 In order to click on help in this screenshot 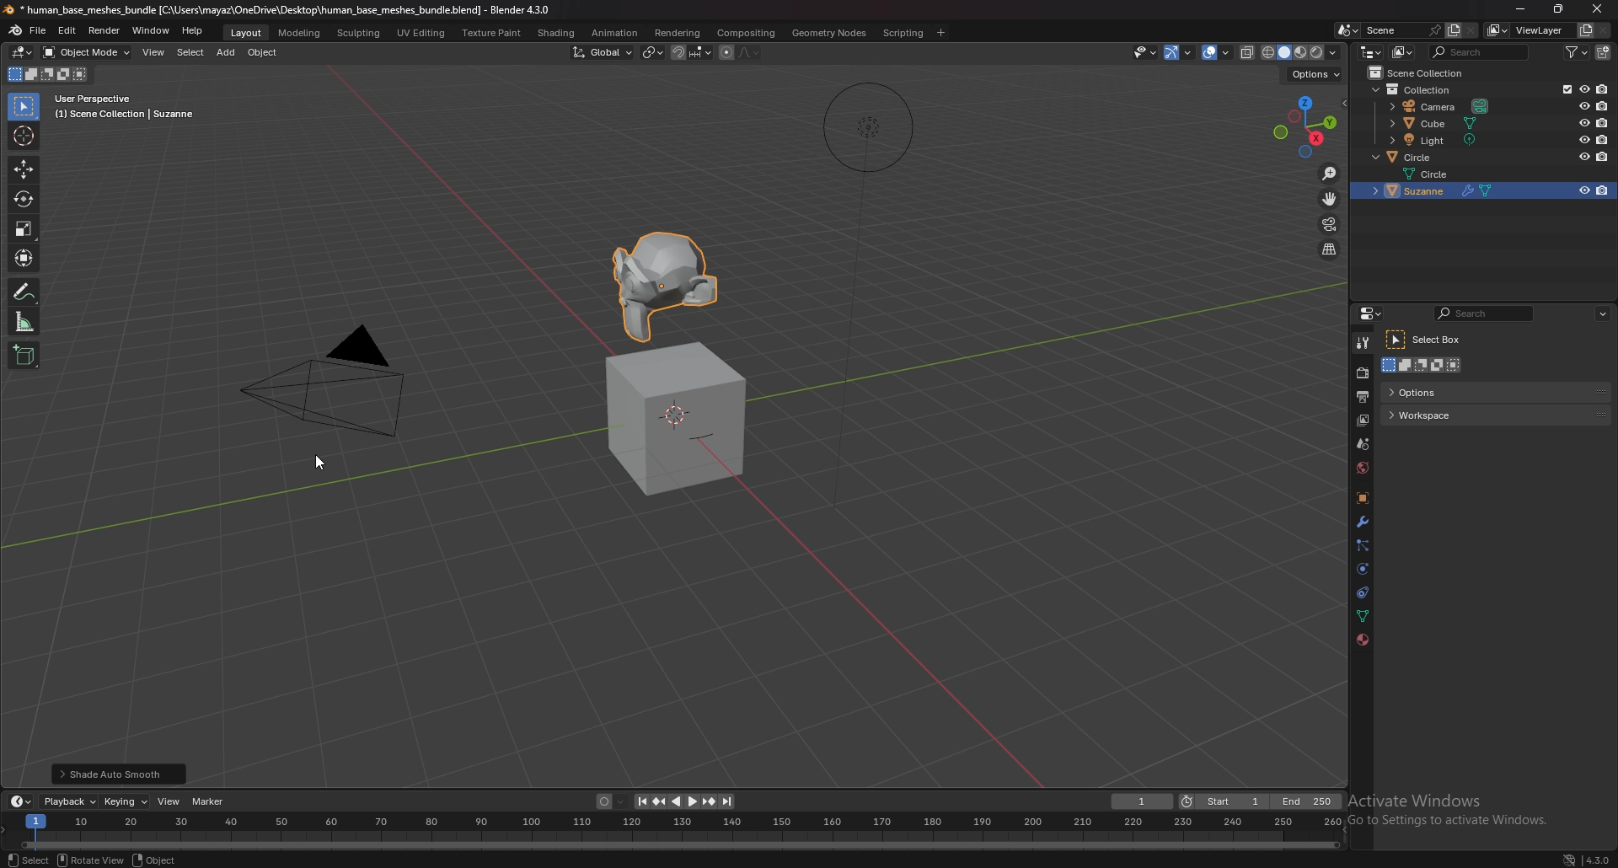, I will do `click(192, 31)`.